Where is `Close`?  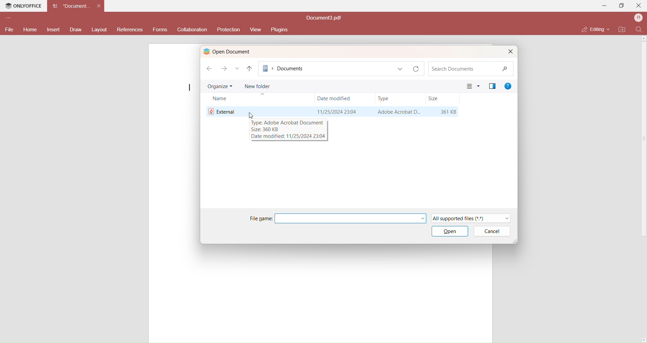 Close is located at coordinates (639, 5).